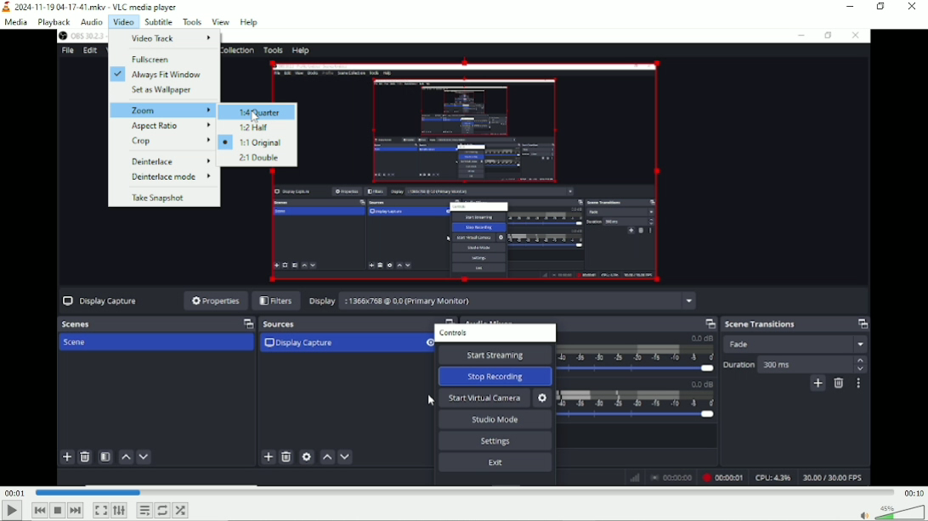 This screenshot has height=521, width=928. What do you see at coordinates (54, 23) in the screenshot?
I see `Playback` at bounding box center [54, 23].